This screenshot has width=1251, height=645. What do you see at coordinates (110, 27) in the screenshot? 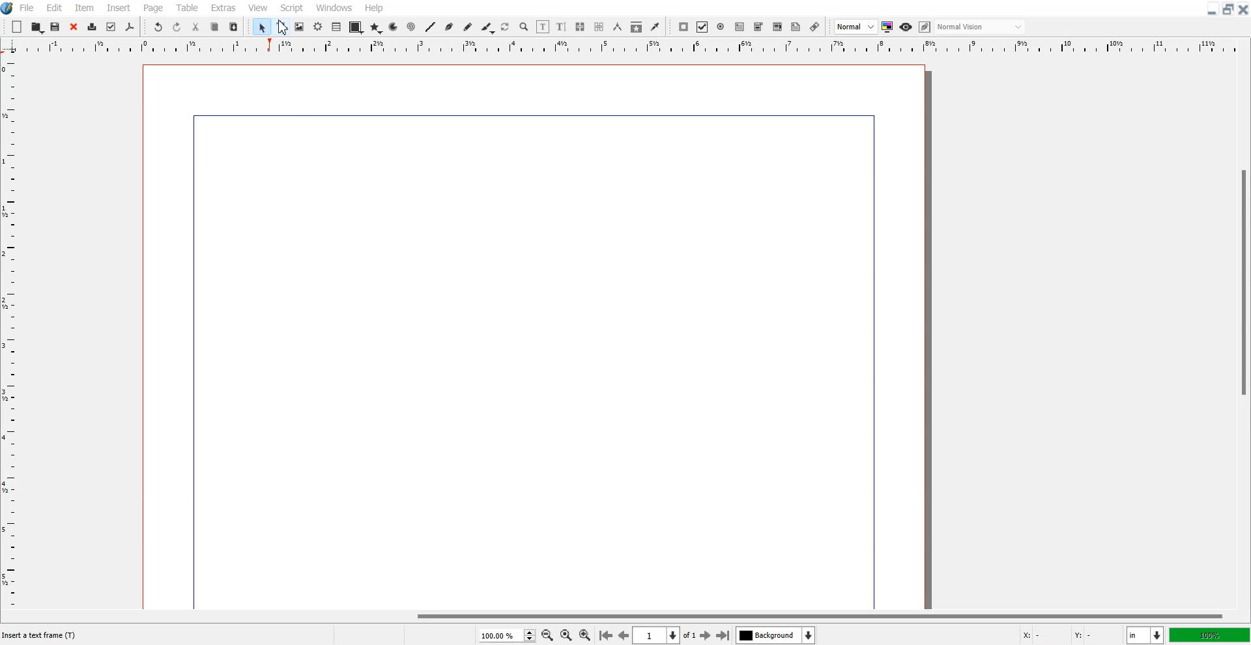
I see `Preflight verifier` at bounding box center [110, 27].